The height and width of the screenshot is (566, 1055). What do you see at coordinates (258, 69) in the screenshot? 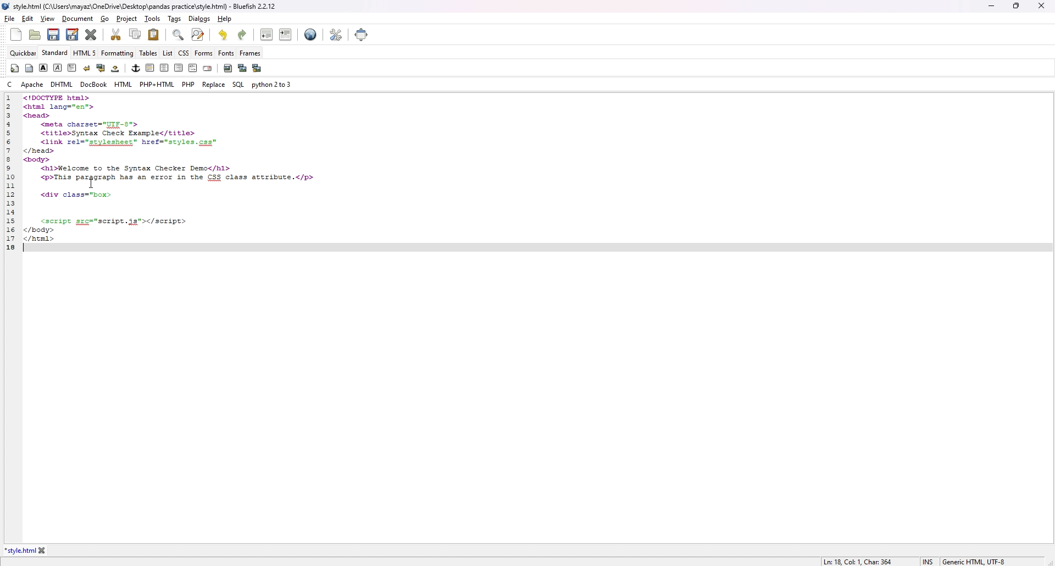
I see `multi thumbnail` at bounding box center [258, 69].